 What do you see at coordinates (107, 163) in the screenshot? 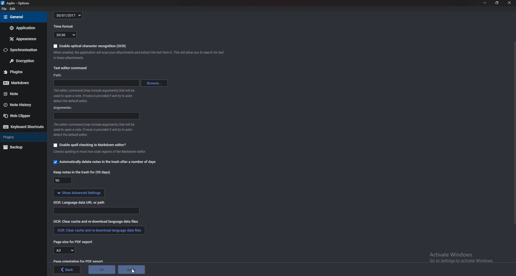
I see `Automatically delete notes` at bounding box center [107, 163].